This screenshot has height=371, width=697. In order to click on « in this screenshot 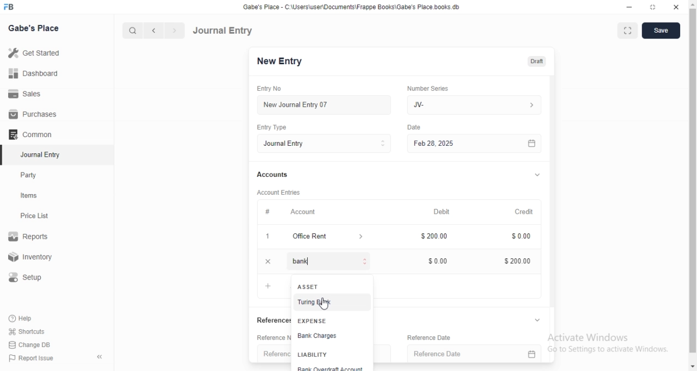, I will do `click(101, 357)`.